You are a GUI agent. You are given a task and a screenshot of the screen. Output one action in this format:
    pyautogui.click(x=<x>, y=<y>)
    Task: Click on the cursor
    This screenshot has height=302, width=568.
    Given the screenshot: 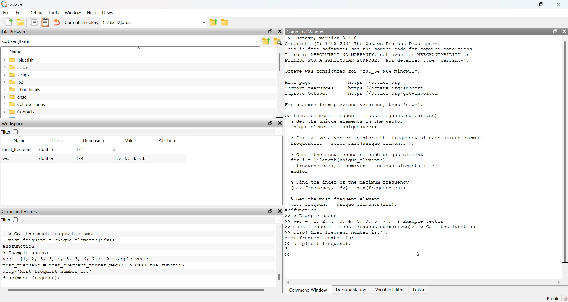 What is the action you would take?
    pyautogui.click(x=418, y=254)
    